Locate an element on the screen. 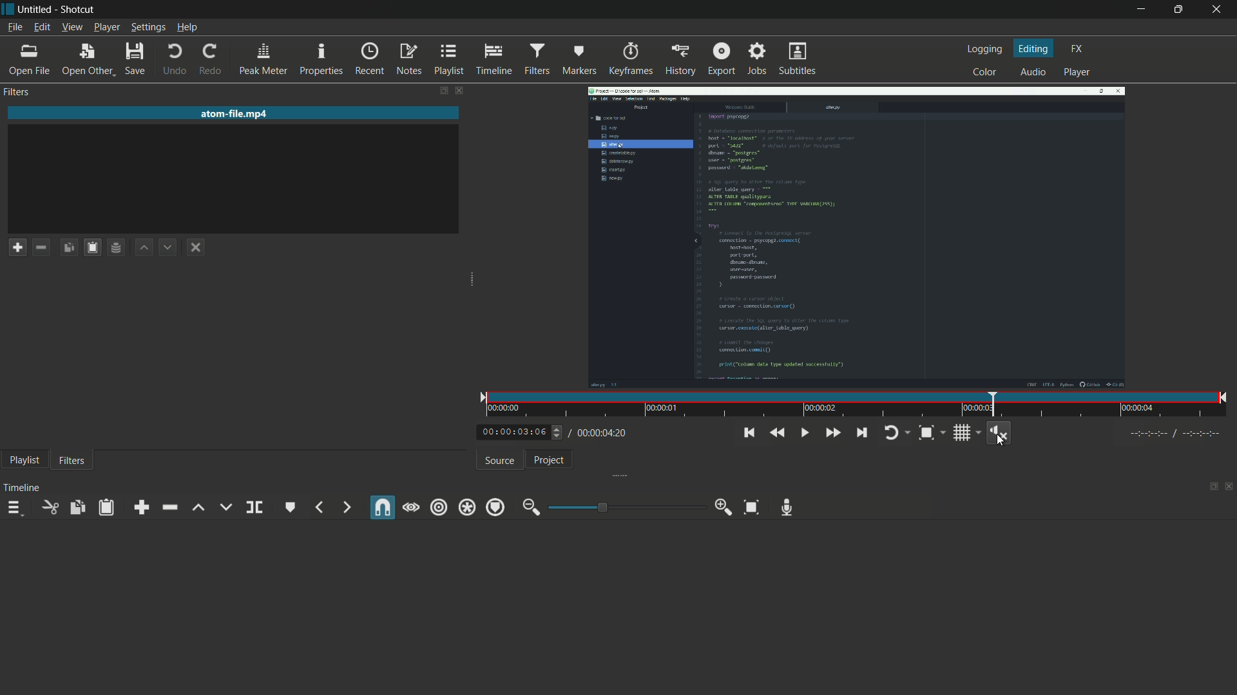 Image resolution: width=1237 pixels, height=695 pixels. quickly play forward is located at coordinates (830, 433).